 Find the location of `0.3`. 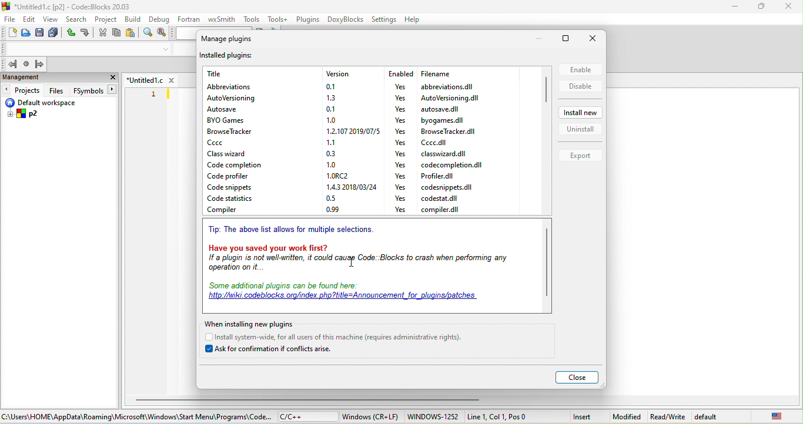

0.3 is located at coordinates (330, 153).